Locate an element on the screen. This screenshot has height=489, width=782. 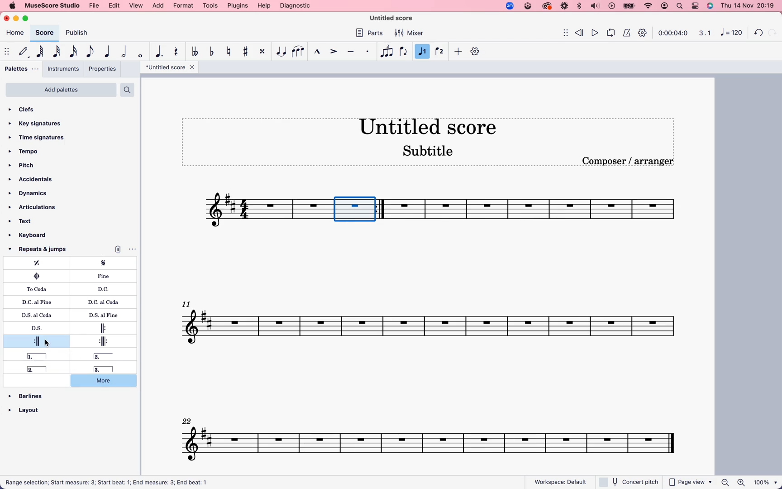
diagnostic is located at coordinates (296, 5).